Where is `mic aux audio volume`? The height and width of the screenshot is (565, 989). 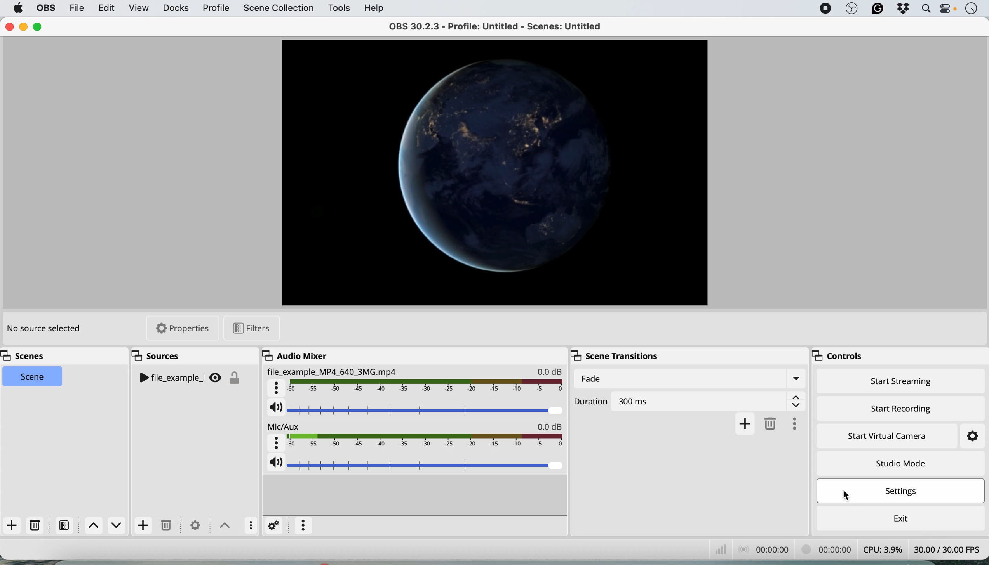
mic aux audio volume is located at coordinates (416, 466).